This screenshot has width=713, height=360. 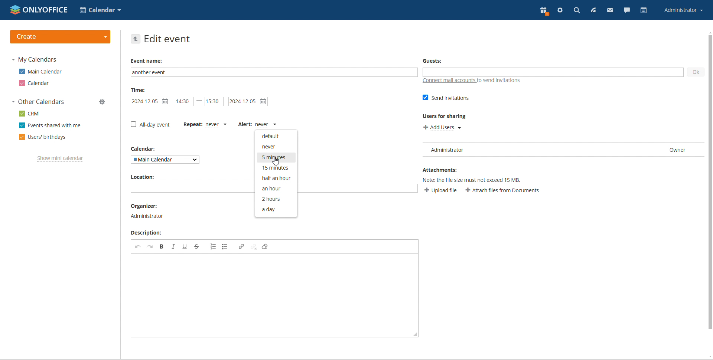 What do you see at coordinates (39, 10) in the screenshot?
I see `logo` at bounding box center [39, 10].